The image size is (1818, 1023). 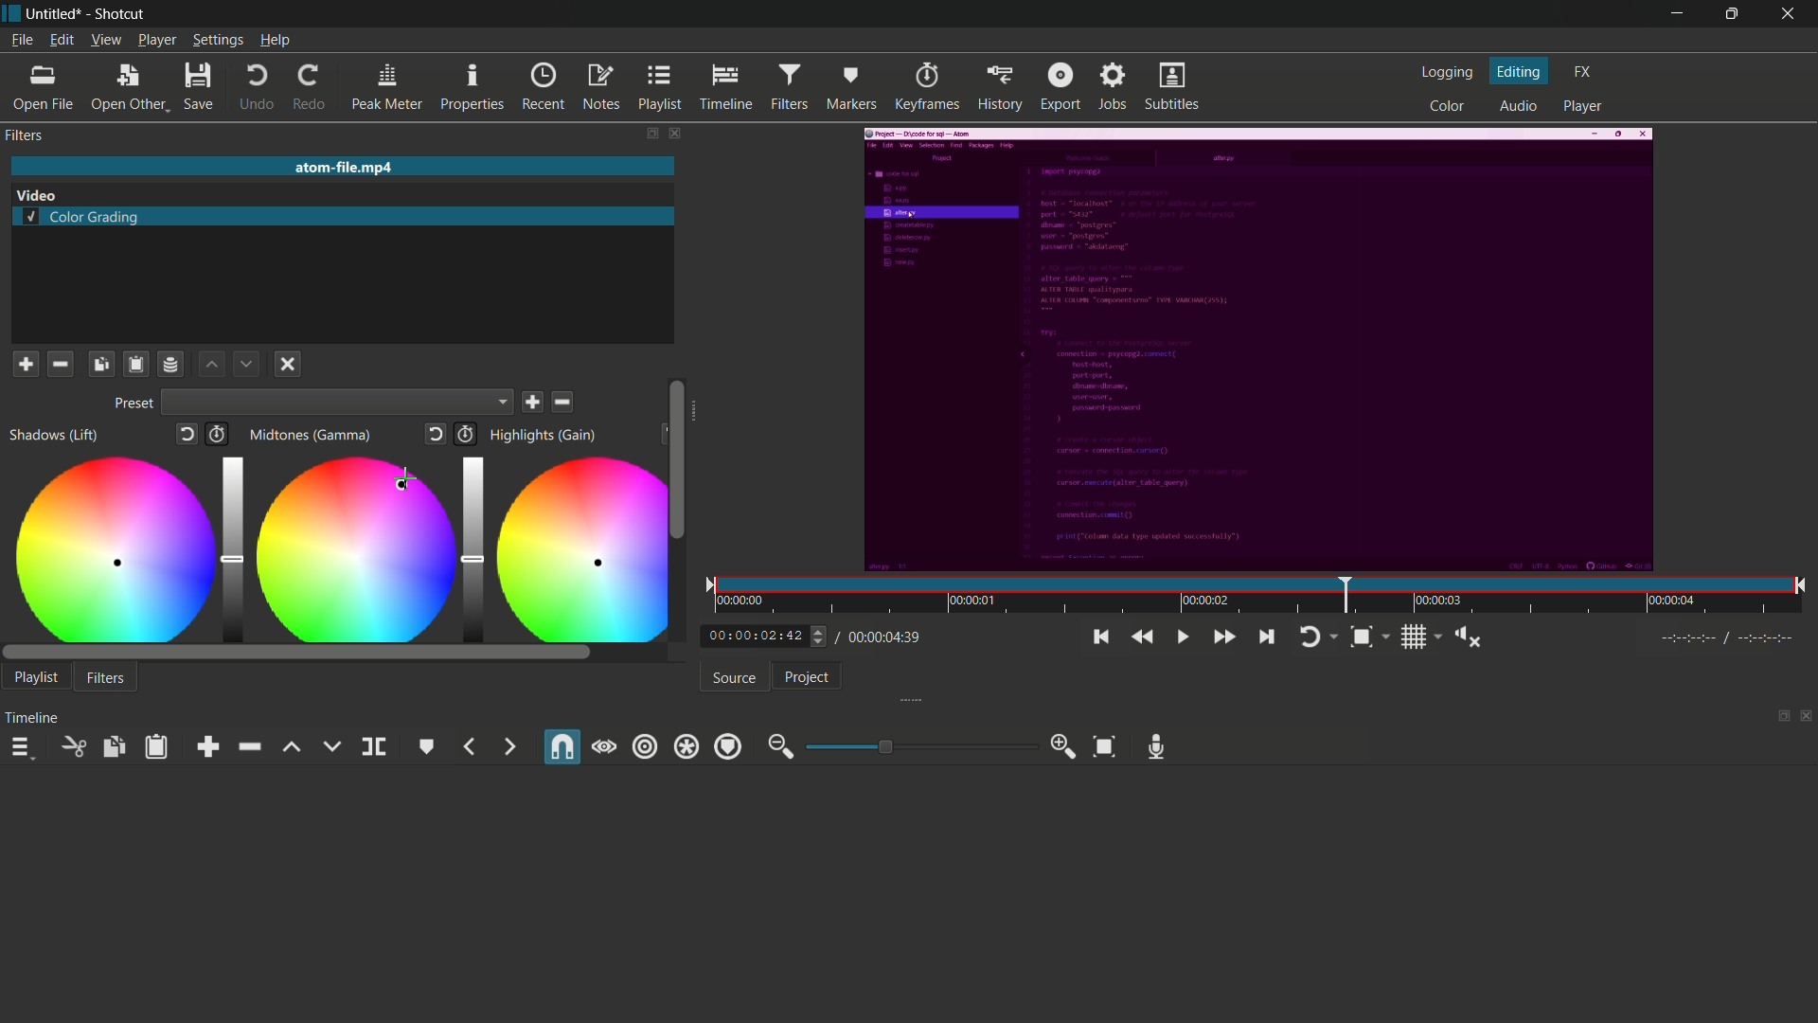 I want to click on open other, so click(x=128, y=90).